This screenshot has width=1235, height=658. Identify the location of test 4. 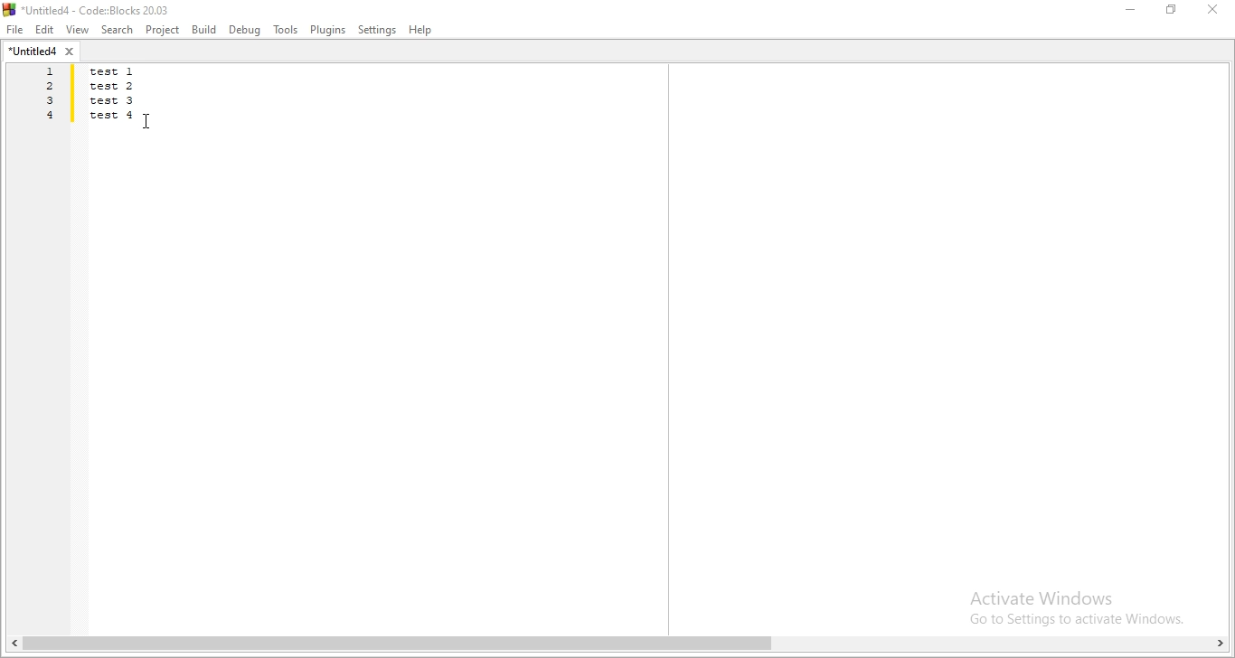
(114, 115).